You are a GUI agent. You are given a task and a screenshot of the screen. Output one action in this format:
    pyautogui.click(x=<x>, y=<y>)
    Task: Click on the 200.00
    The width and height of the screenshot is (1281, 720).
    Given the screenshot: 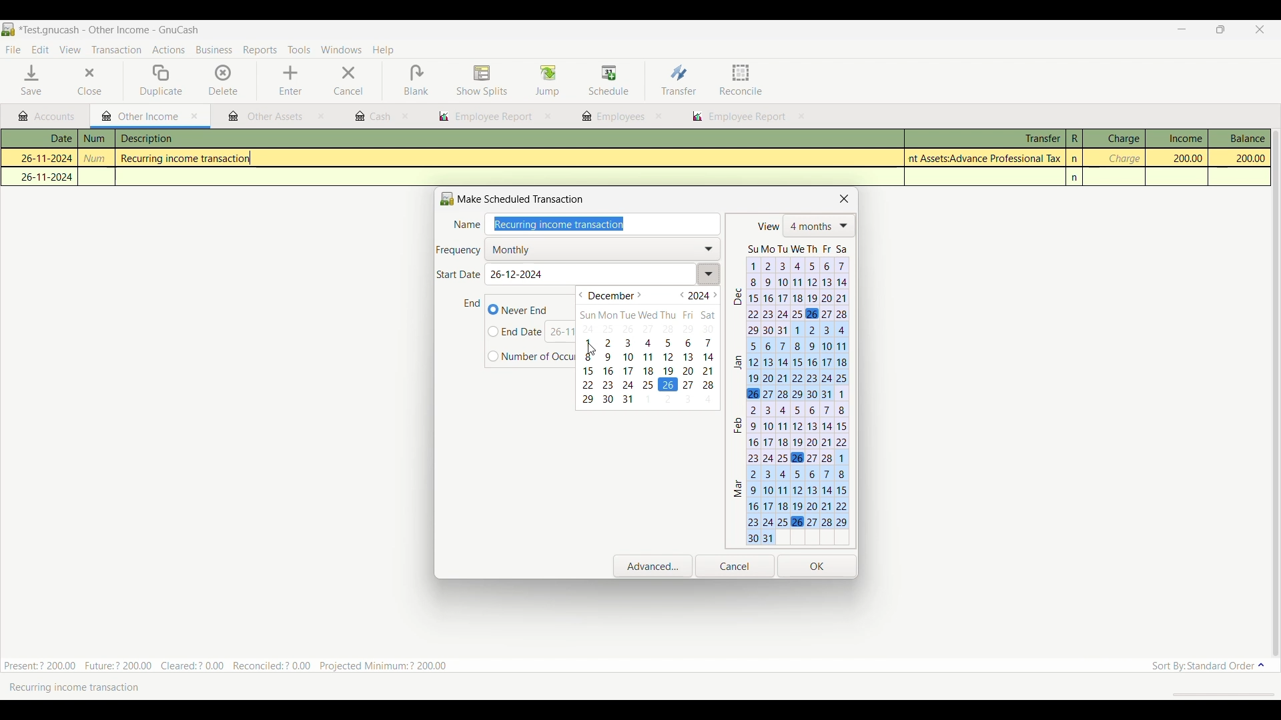 What is the action you would take?
    pyautogui.click(x=1181, y=158)
    